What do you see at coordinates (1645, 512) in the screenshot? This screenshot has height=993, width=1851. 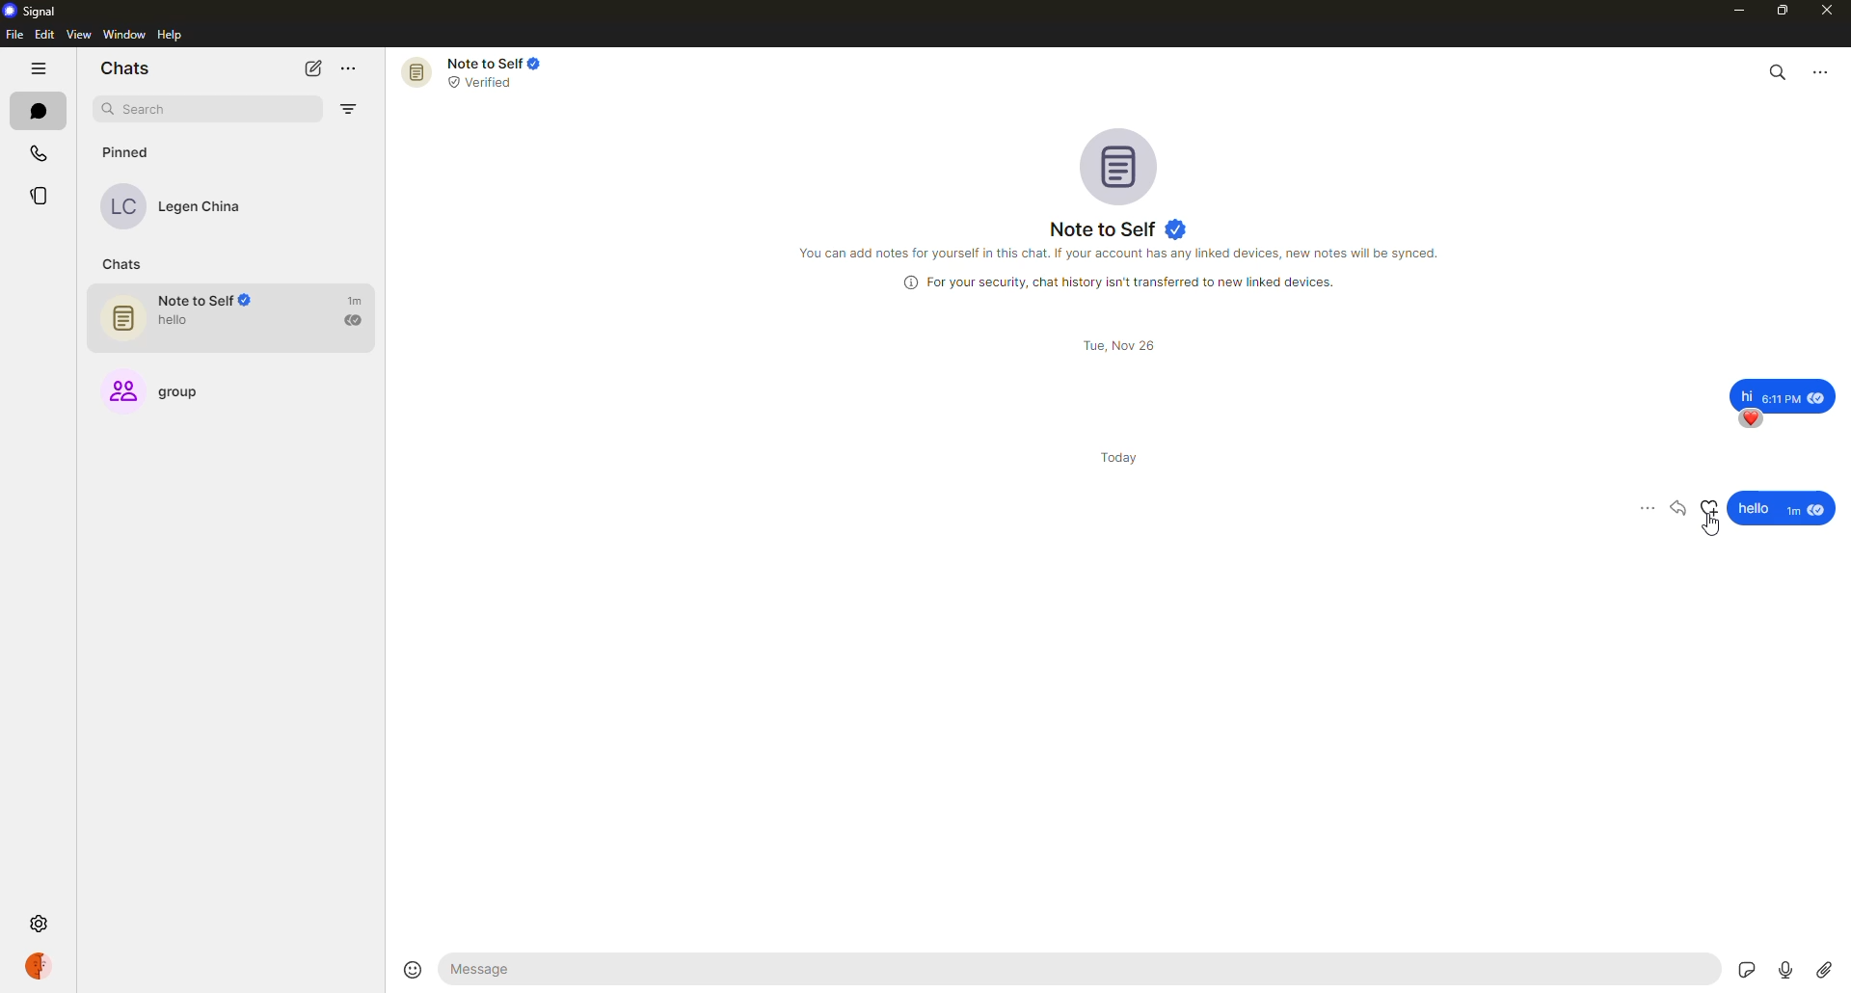 I see `more` at bounding box center [1645, 512].